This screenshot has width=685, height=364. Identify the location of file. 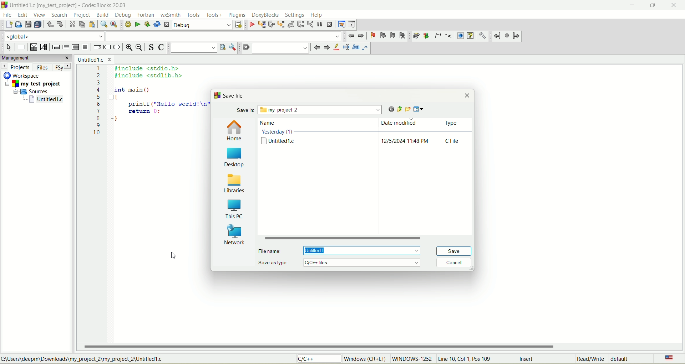
(7, 14).